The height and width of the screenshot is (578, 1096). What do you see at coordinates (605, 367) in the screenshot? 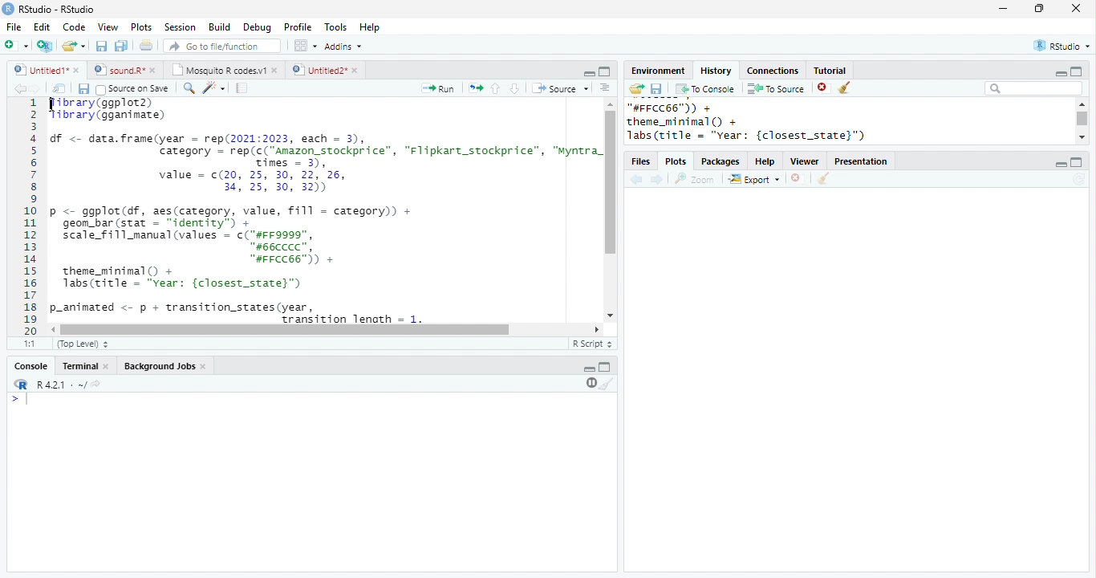
I see `Maximize` at bounding box center [605, 367].